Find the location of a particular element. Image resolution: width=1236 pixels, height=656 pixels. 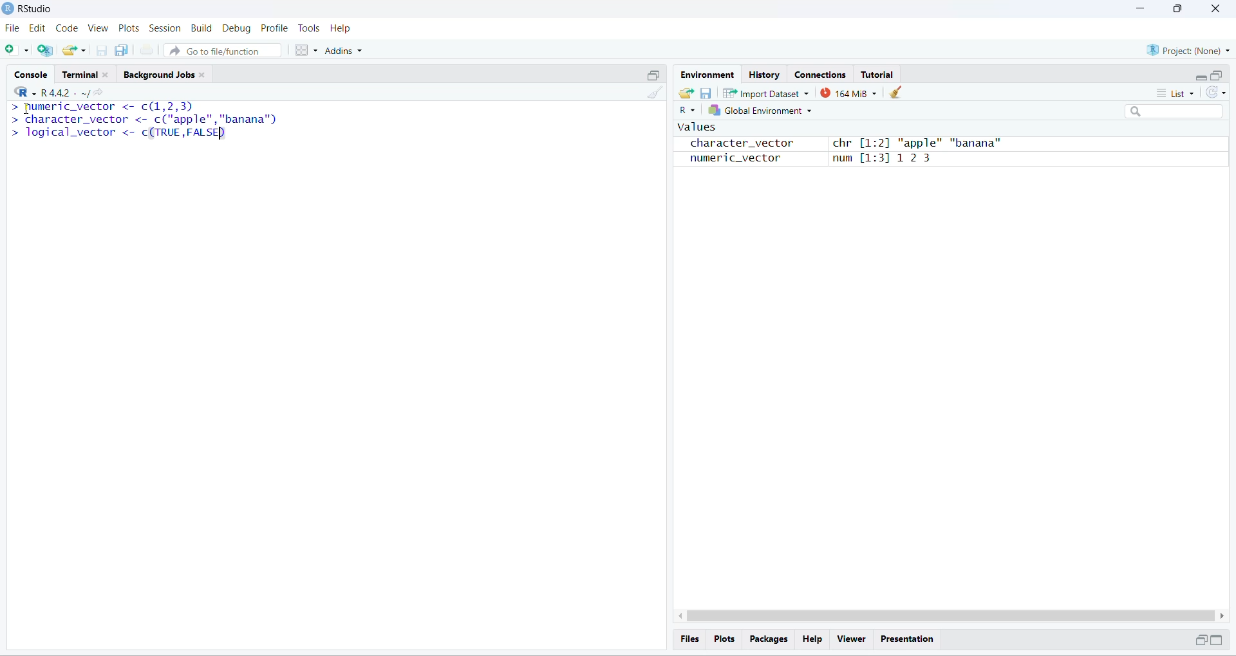

open existing project is located at coordinates (74, 50).